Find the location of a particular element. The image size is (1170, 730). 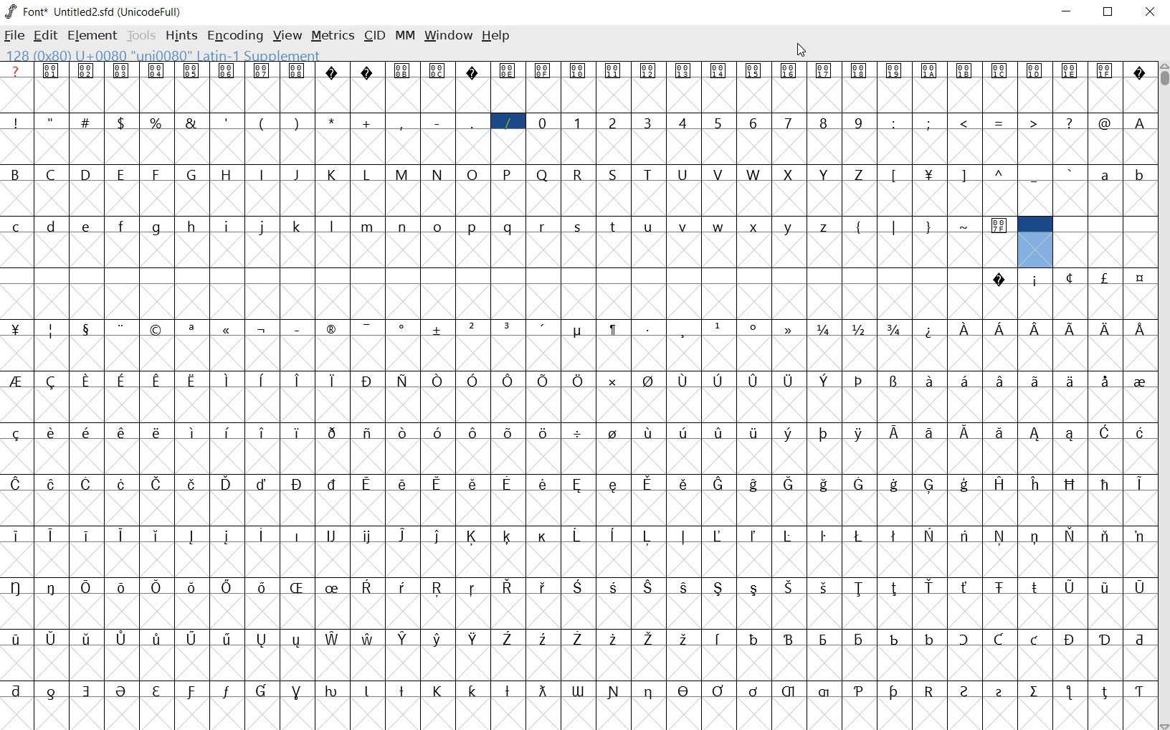

Symbol is located at coordinates (826, 71).